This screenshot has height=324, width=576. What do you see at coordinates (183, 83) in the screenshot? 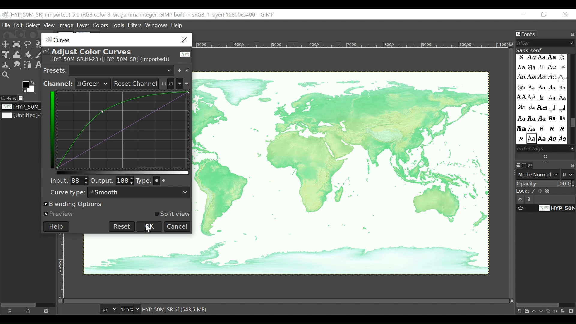
I see `Histogram` at bounding box center [183, 83].